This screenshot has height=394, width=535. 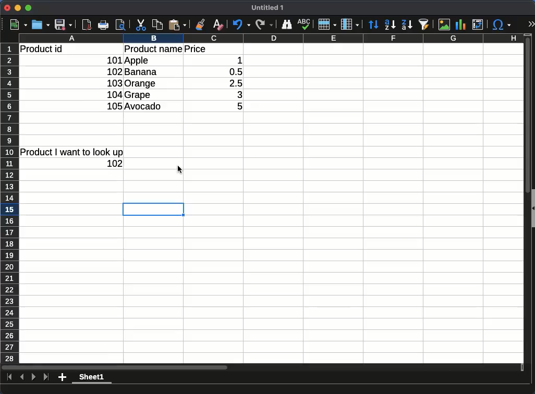 What do you see at coordinates (199, 24) in the screenshot?
I see `clone formatting` at bounding box center [199, 24].